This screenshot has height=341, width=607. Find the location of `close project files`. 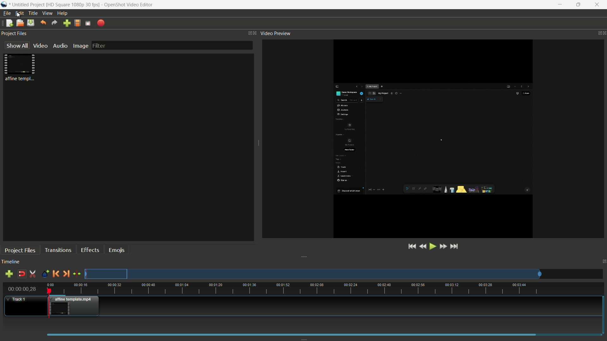

close project files is located at coordinates (254, 33).